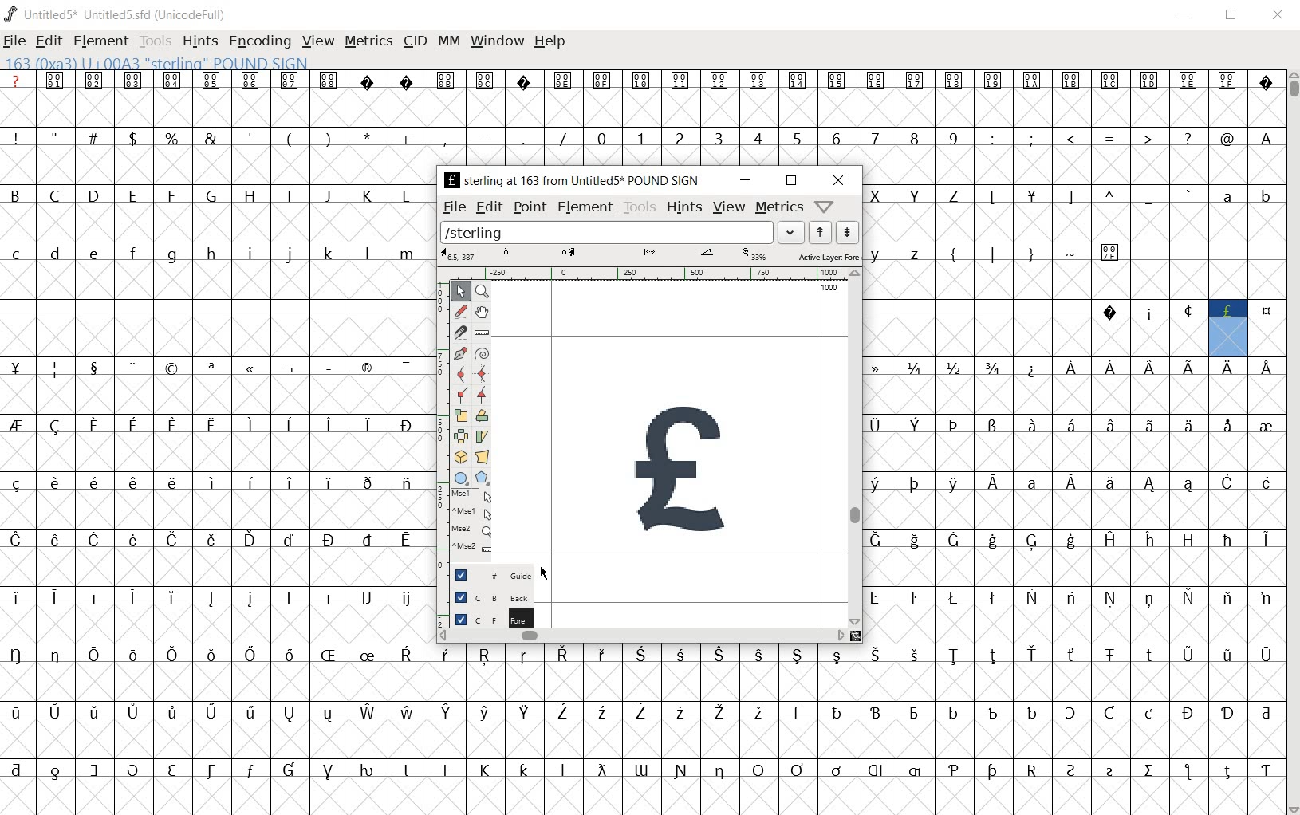  What do you see at coordinates (837, 180) in the screenshot?
I see `close` at bounding box center [837, 180].